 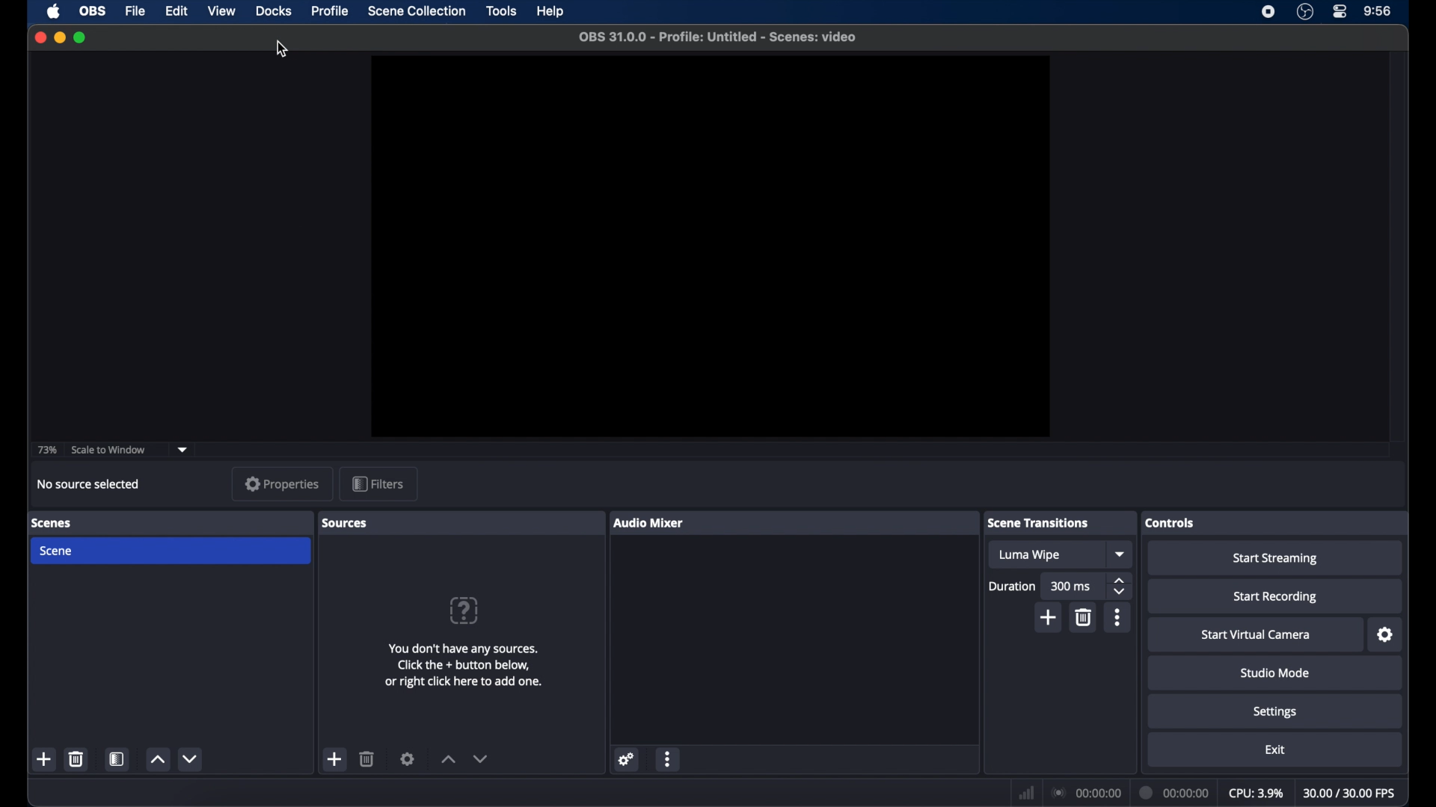 What do you see at coordinates (1275, 596) in the screenshot?
I see `start recording` at bounding box center [1275, 596].